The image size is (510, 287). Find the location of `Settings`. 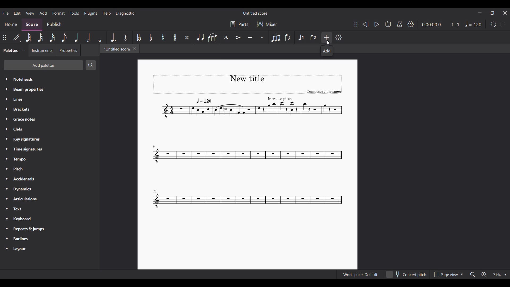

Settings is located at coordinates (411, 24).